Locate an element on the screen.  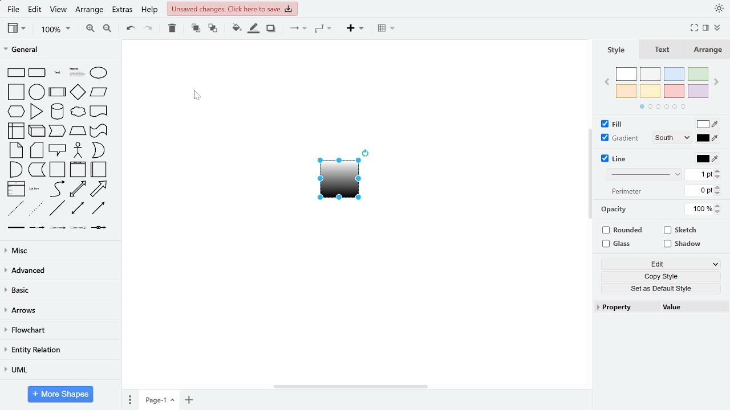
fill style is located at coordinates (672, 125).